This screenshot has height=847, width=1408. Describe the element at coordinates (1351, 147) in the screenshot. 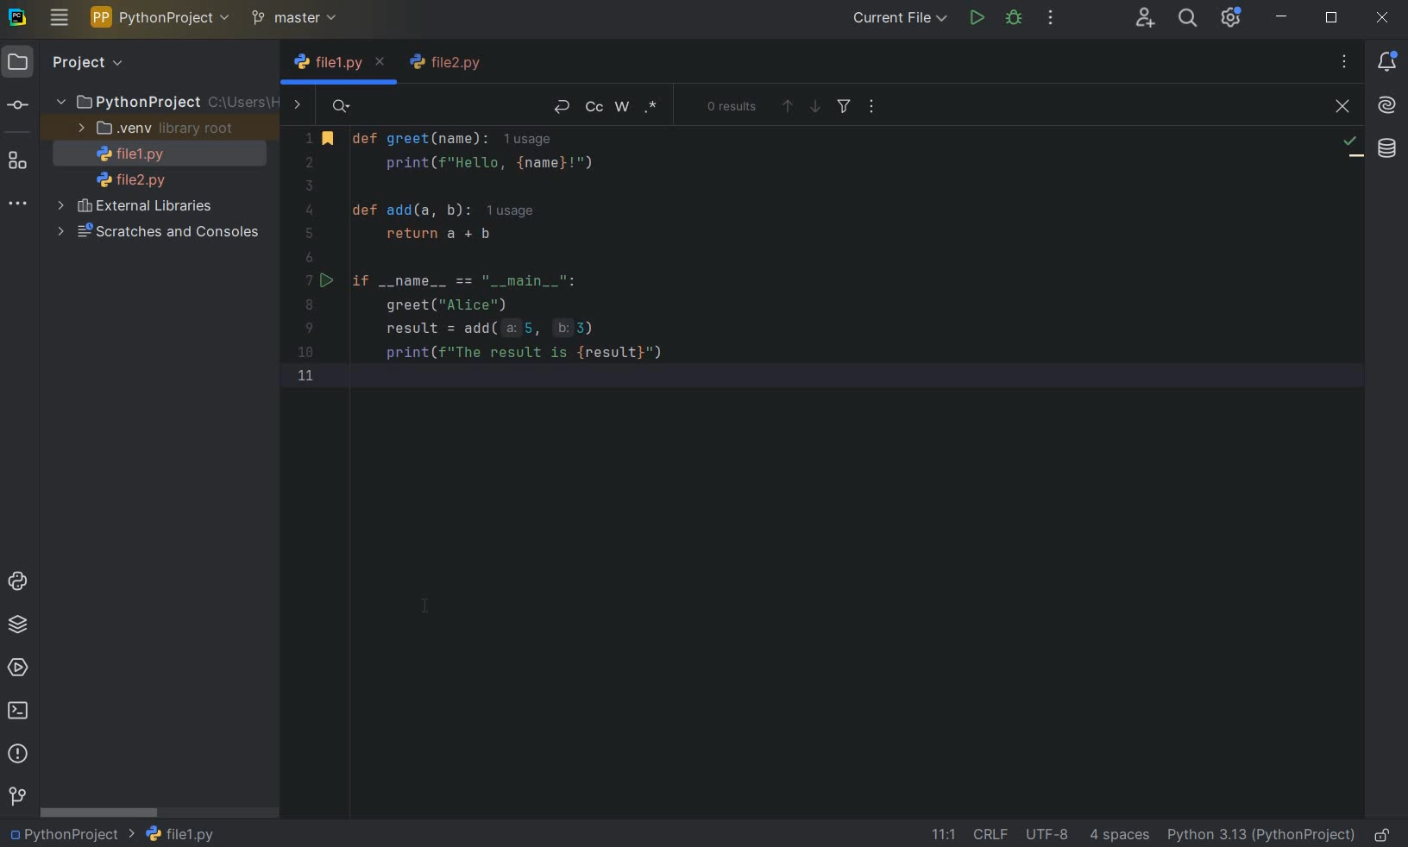

I see `NO PROBLEMS FOUND` at that location.